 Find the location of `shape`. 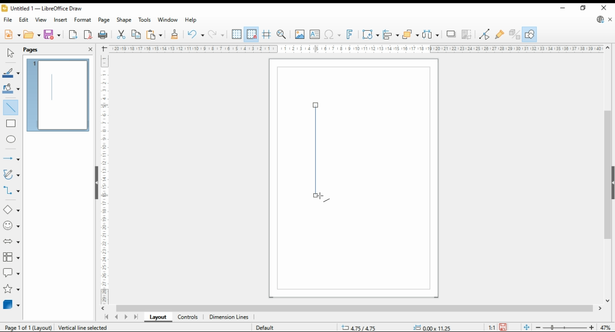

shape is located at coordinates (124, 21).